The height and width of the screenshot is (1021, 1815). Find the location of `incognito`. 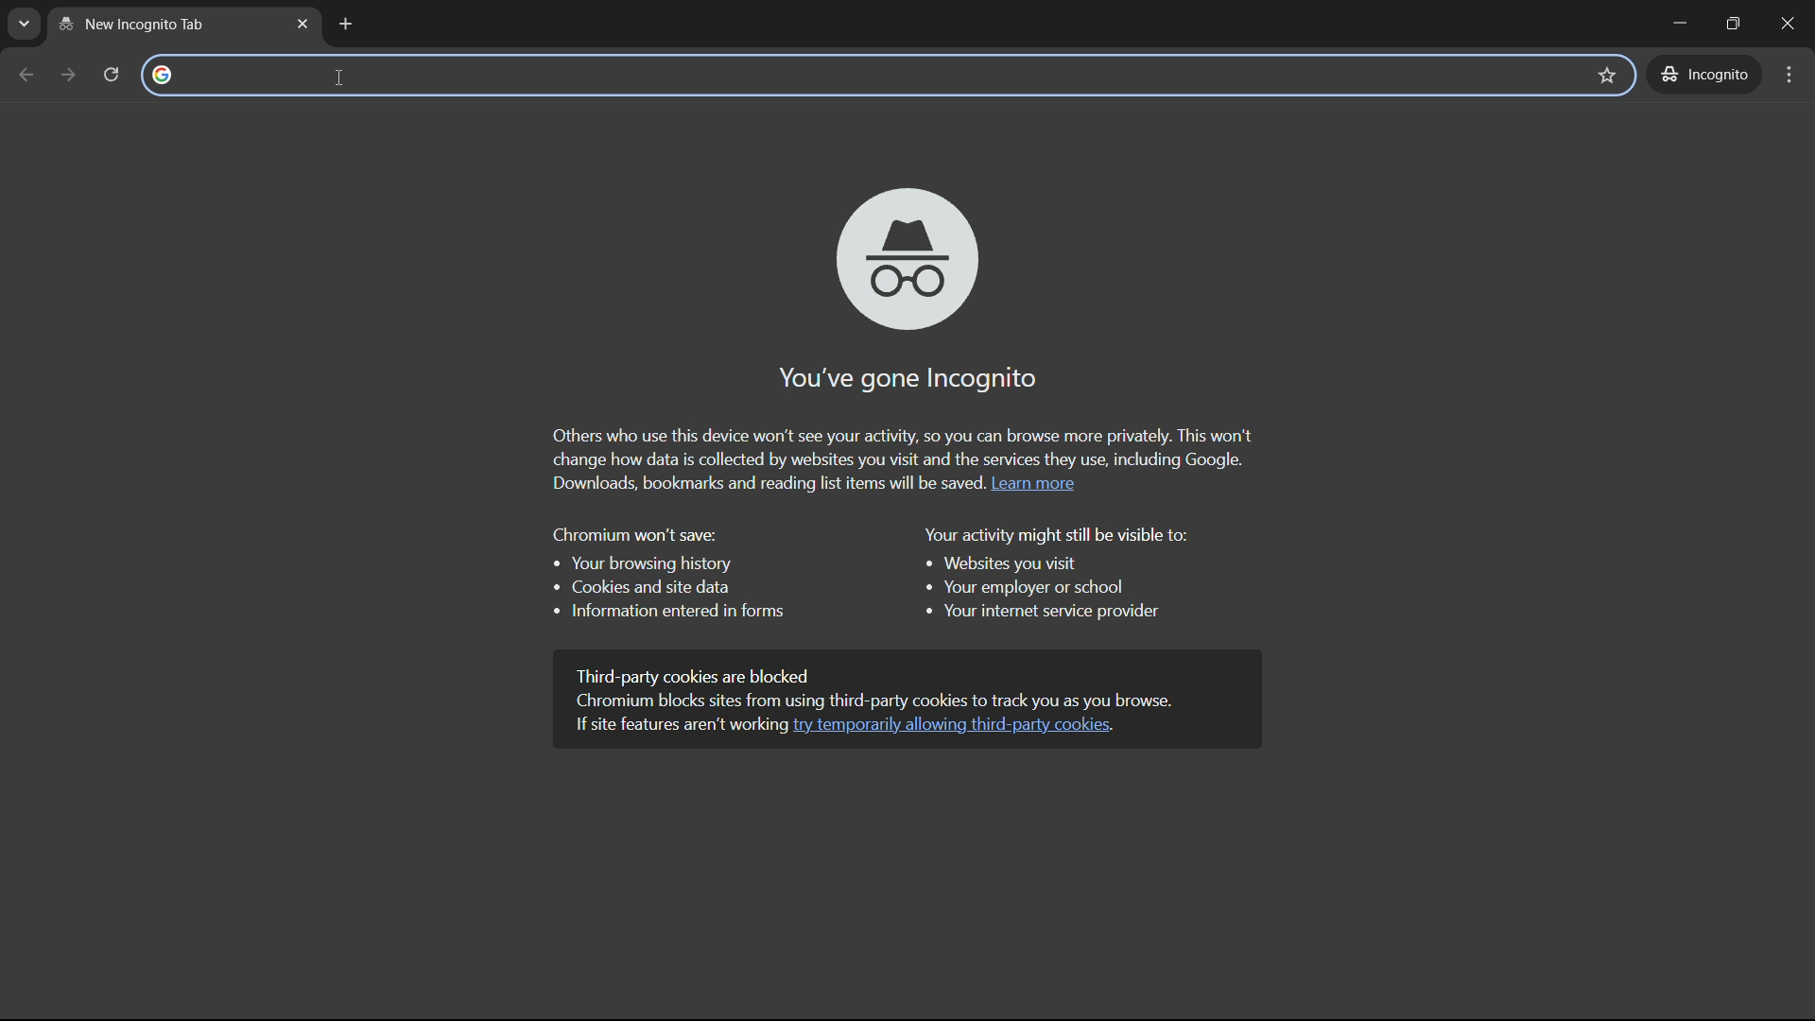

incognito is located at coordinates (1707, 75).